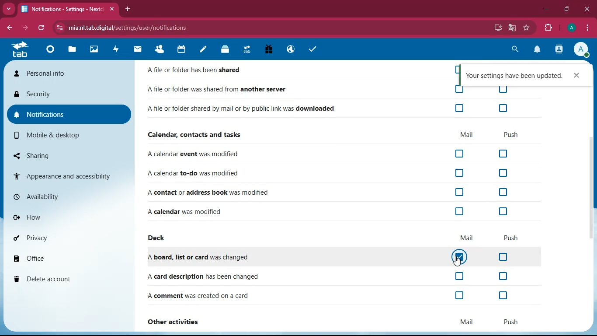 This screenshot has height=336, width=597. I want to click on Email Hosting, so click(291, 50).